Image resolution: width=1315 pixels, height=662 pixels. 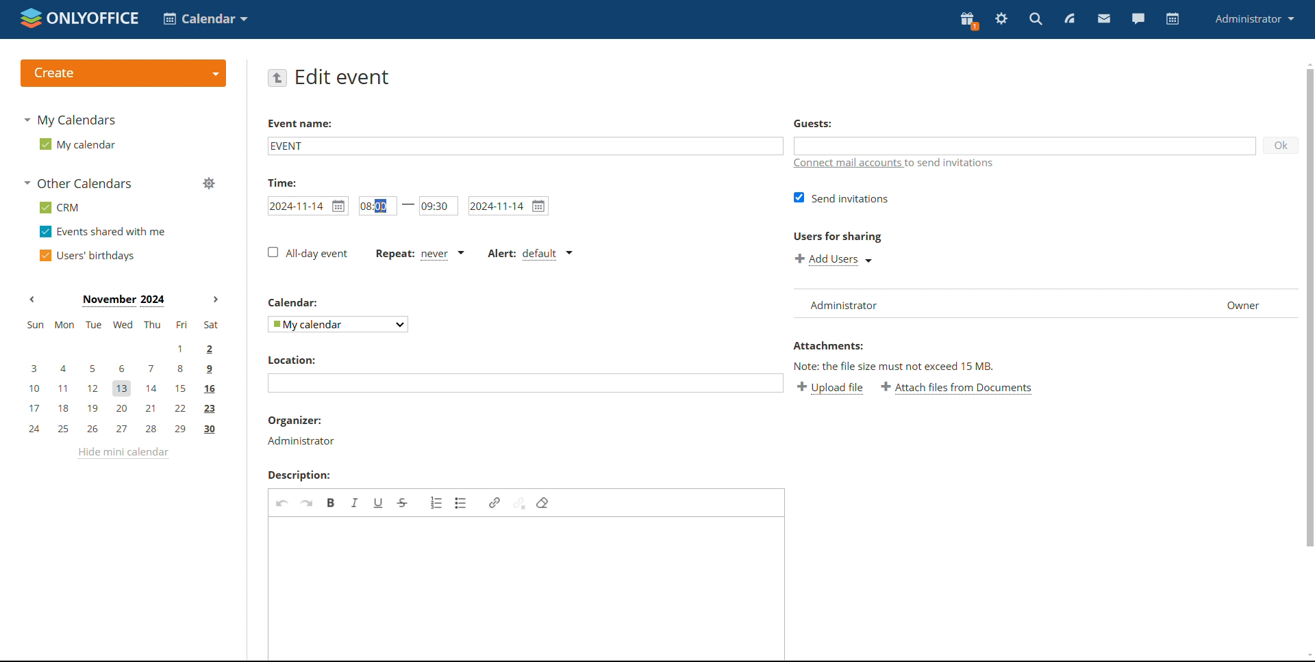 I want to click on add description, so click(x=526, y=587).